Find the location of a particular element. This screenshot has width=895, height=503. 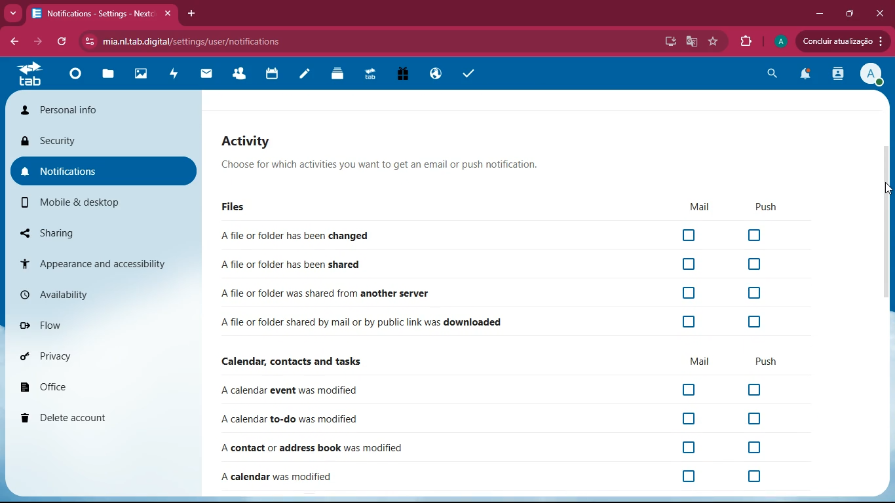

Mail is located at coordinates (693, 206).